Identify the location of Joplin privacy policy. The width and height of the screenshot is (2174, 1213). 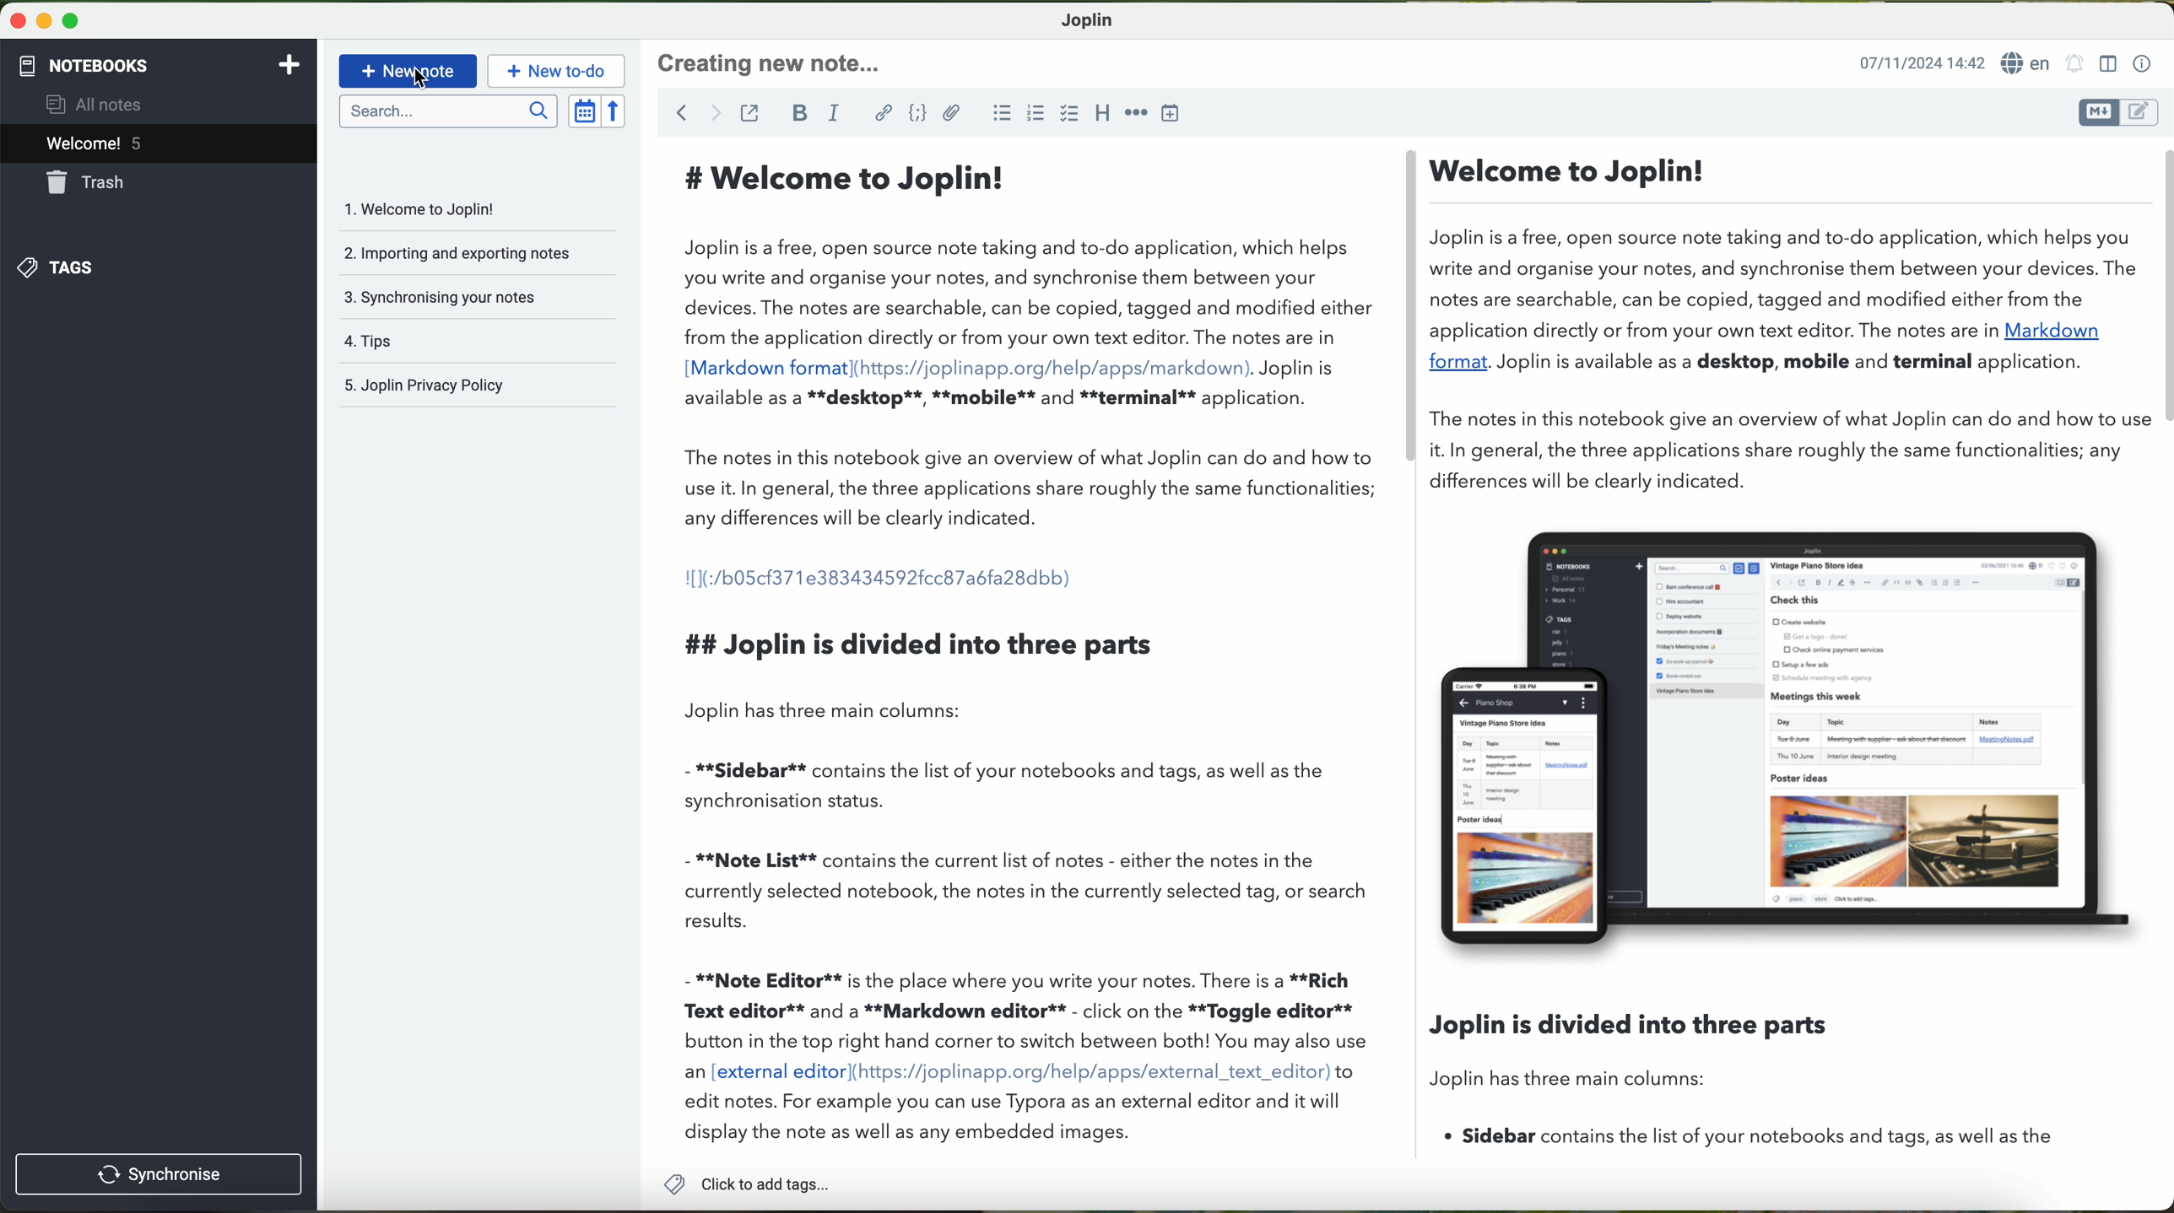
(470, 386).